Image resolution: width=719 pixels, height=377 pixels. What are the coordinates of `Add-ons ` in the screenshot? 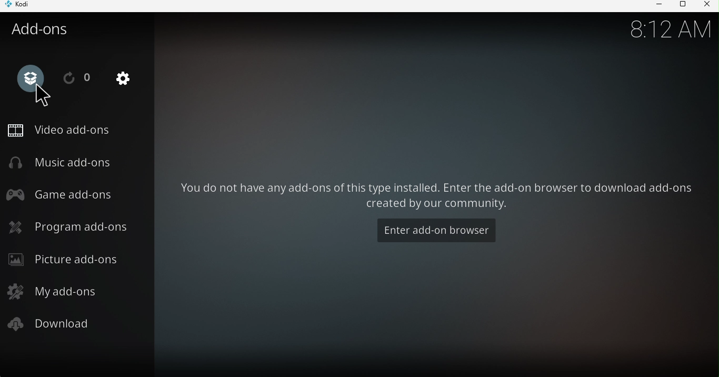 It's located at (45, 29).